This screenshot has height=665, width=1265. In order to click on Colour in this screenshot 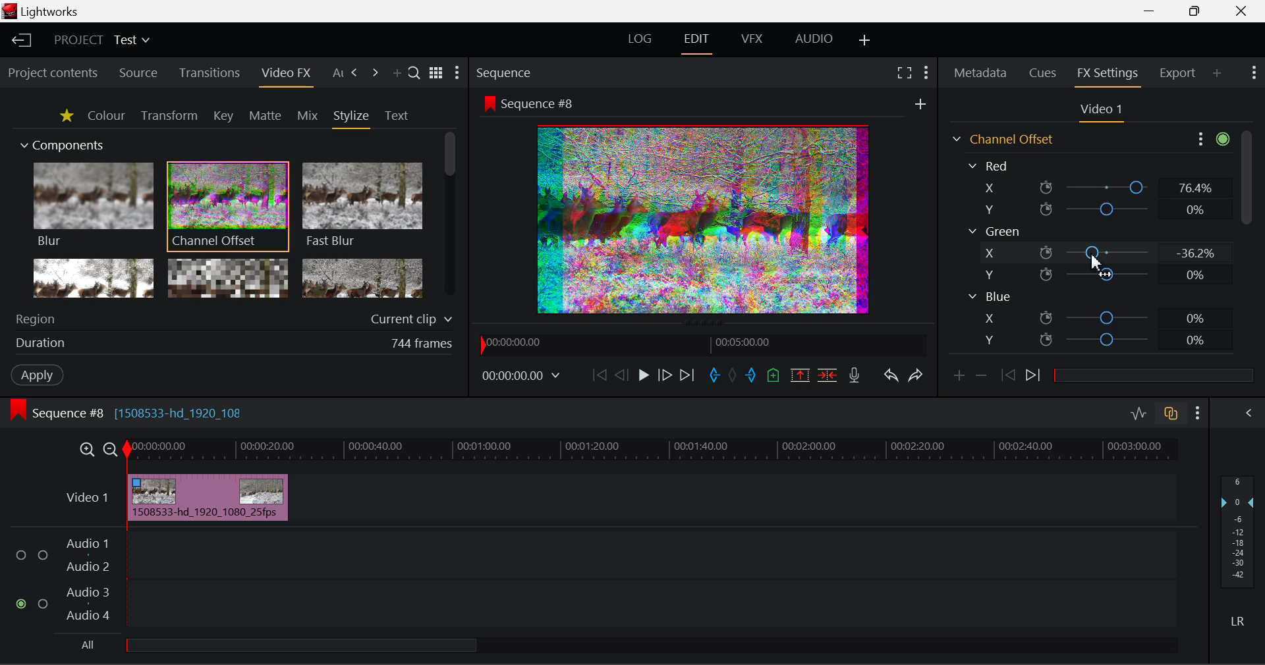, I will do `click(105, 115)`.